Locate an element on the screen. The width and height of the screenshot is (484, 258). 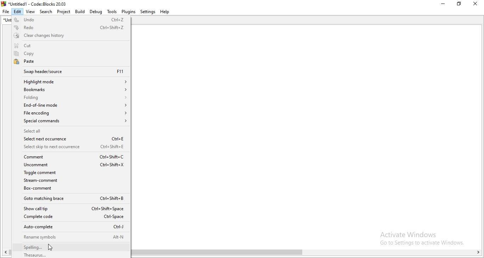
Cut is located at coordinates (71, 45).